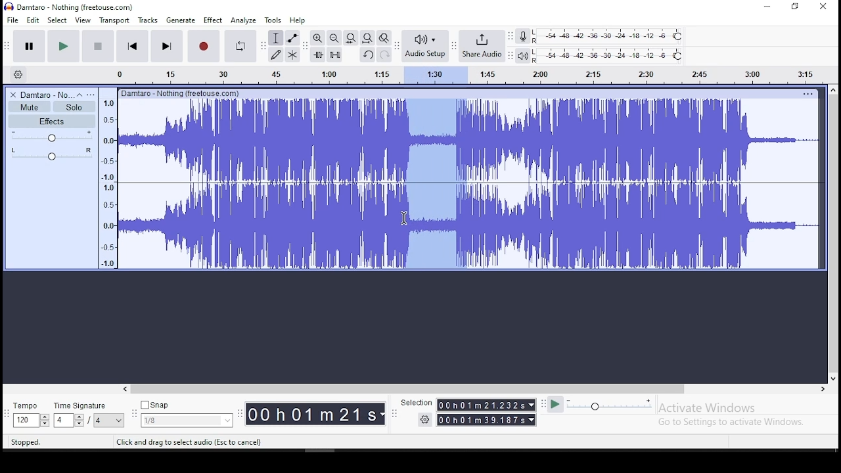 The height and width of the screenshot is (473, 841). I want to click on , so click(133, 413).